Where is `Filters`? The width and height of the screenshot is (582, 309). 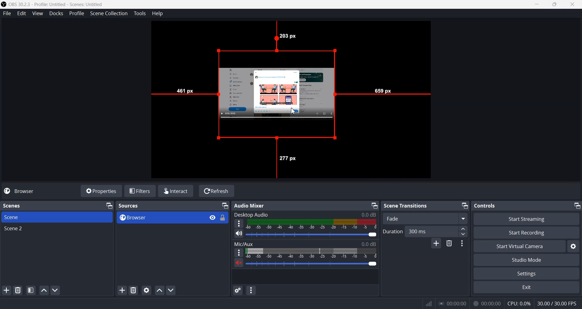 Filters is located at coordinates (141, 191).